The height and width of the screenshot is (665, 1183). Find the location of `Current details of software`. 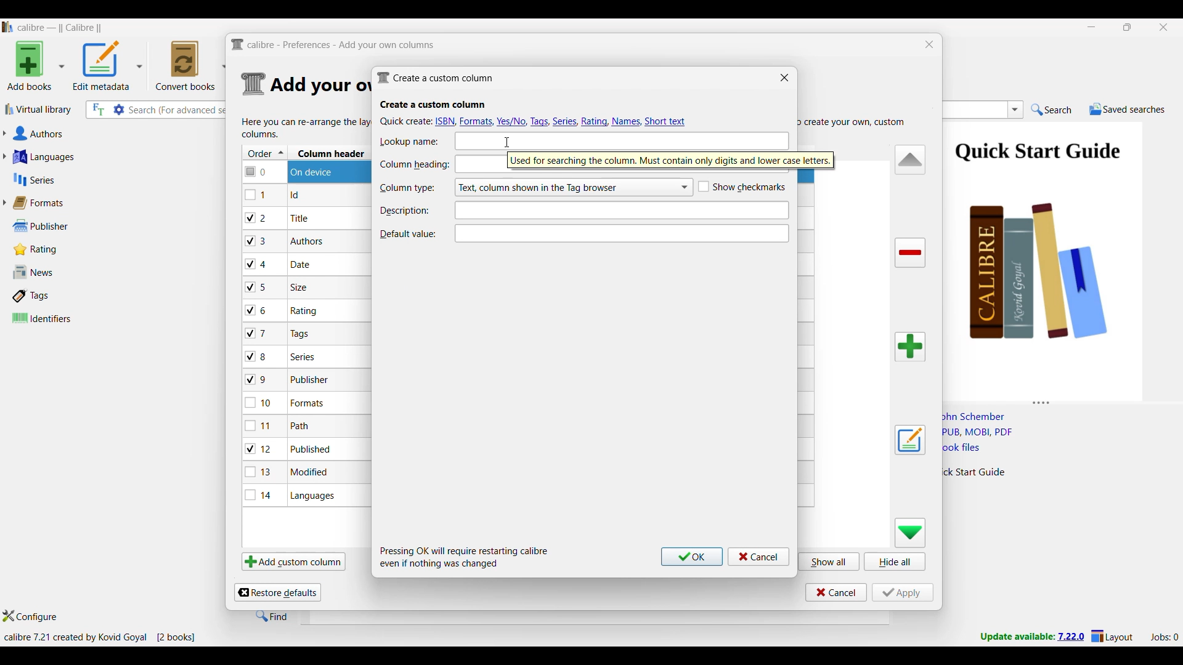

Current details of software is located at coordinates (99, 637).